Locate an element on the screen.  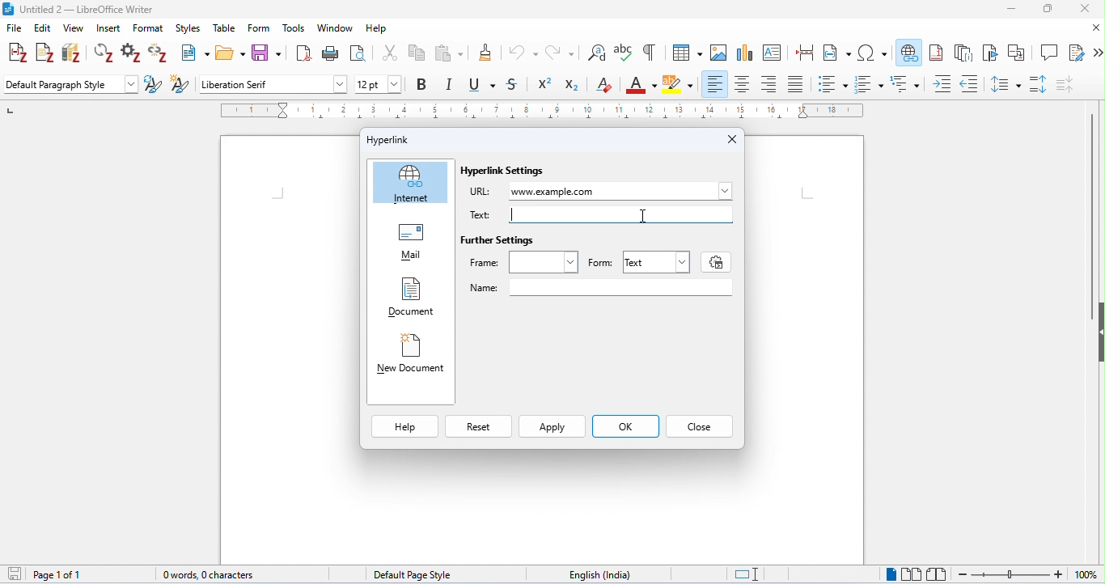
minimize is located at coordinates (1010, 10).